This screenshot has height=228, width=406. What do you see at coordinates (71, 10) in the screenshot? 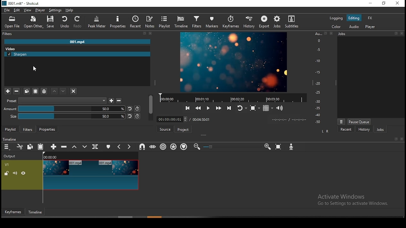
I see `help` at bounding box center [71, 10].